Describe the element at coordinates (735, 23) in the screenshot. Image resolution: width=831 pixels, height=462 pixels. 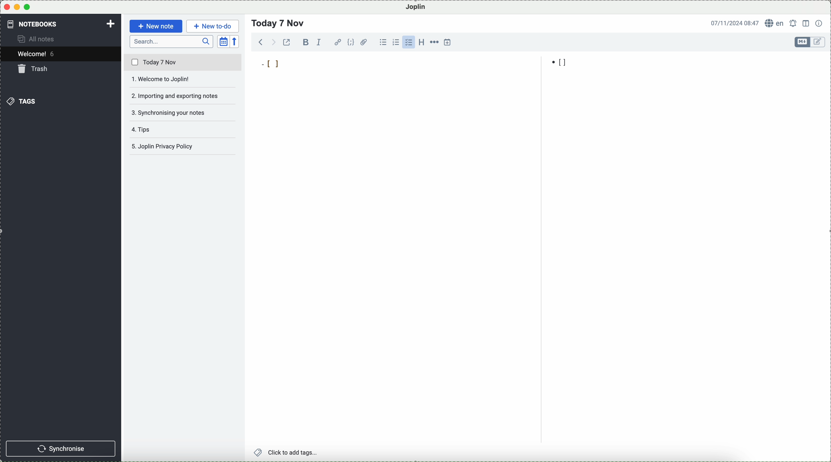
I see `date and hour` at that location.